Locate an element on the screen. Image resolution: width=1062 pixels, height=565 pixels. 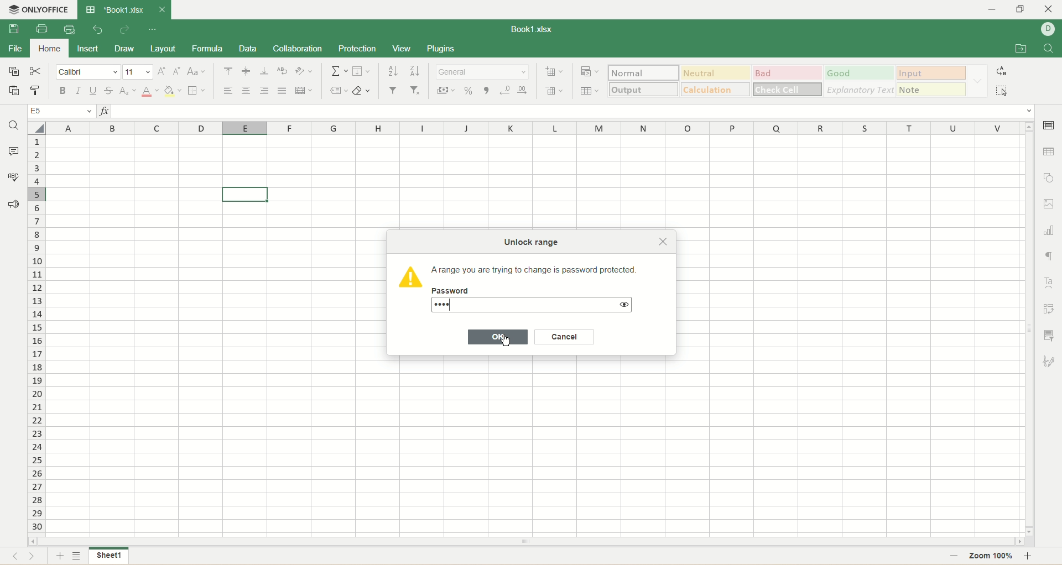
named ranges is located at coordinates (339, 90).